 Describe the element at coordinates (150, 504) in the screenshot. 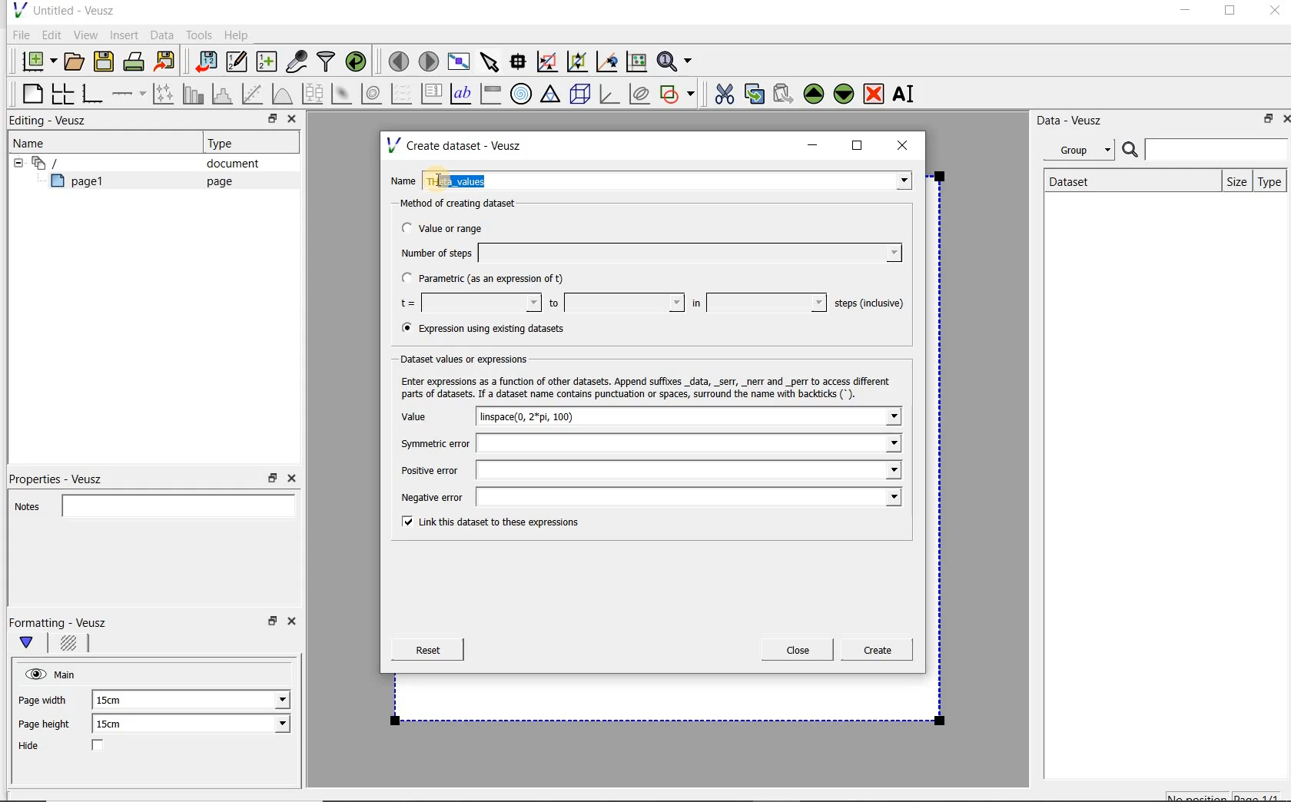

I see `Notes` at that location.